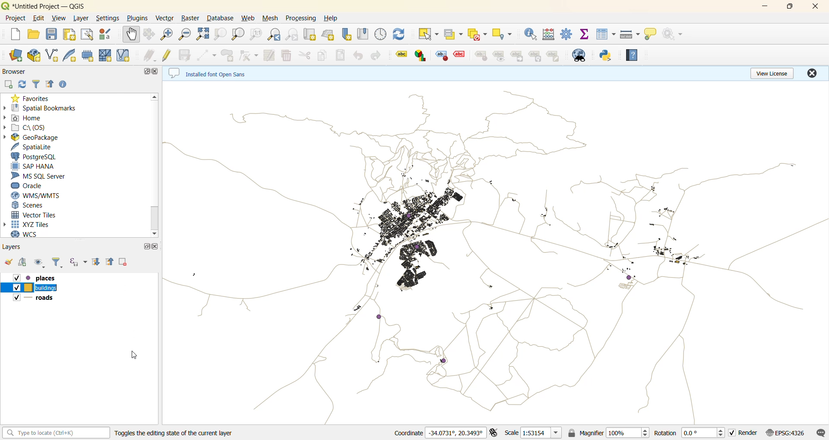  I want to click on pan map, so click(131, 35).